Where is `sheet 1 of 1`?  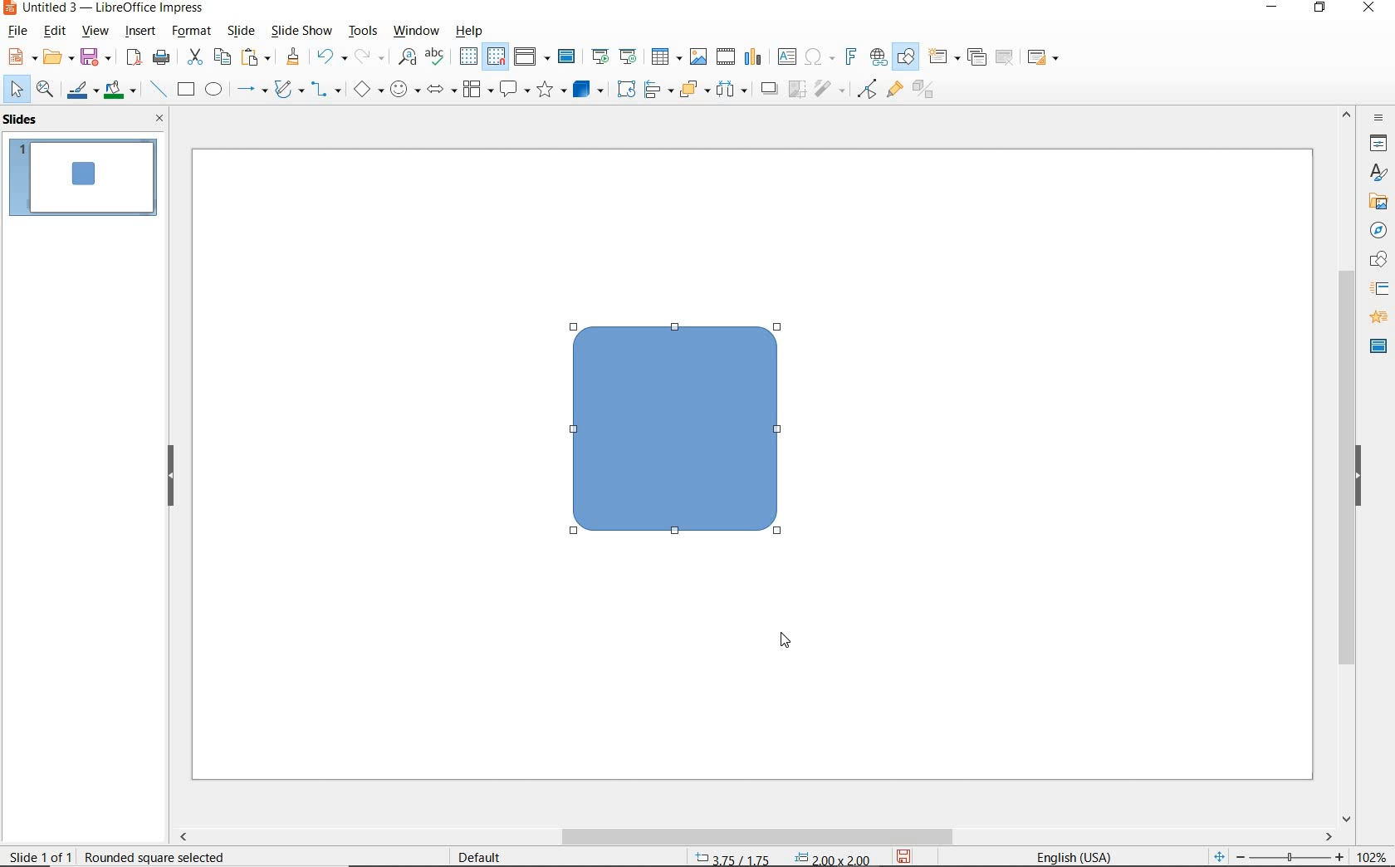 sheet 1 of 1 is located at coordinates (42, 855).